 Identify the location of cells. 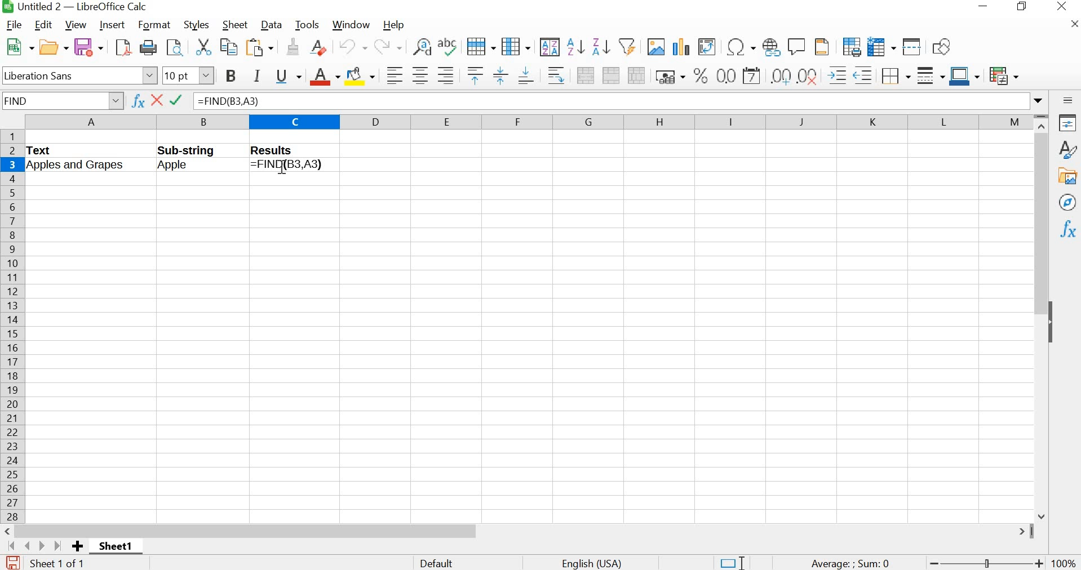
(686, 155).